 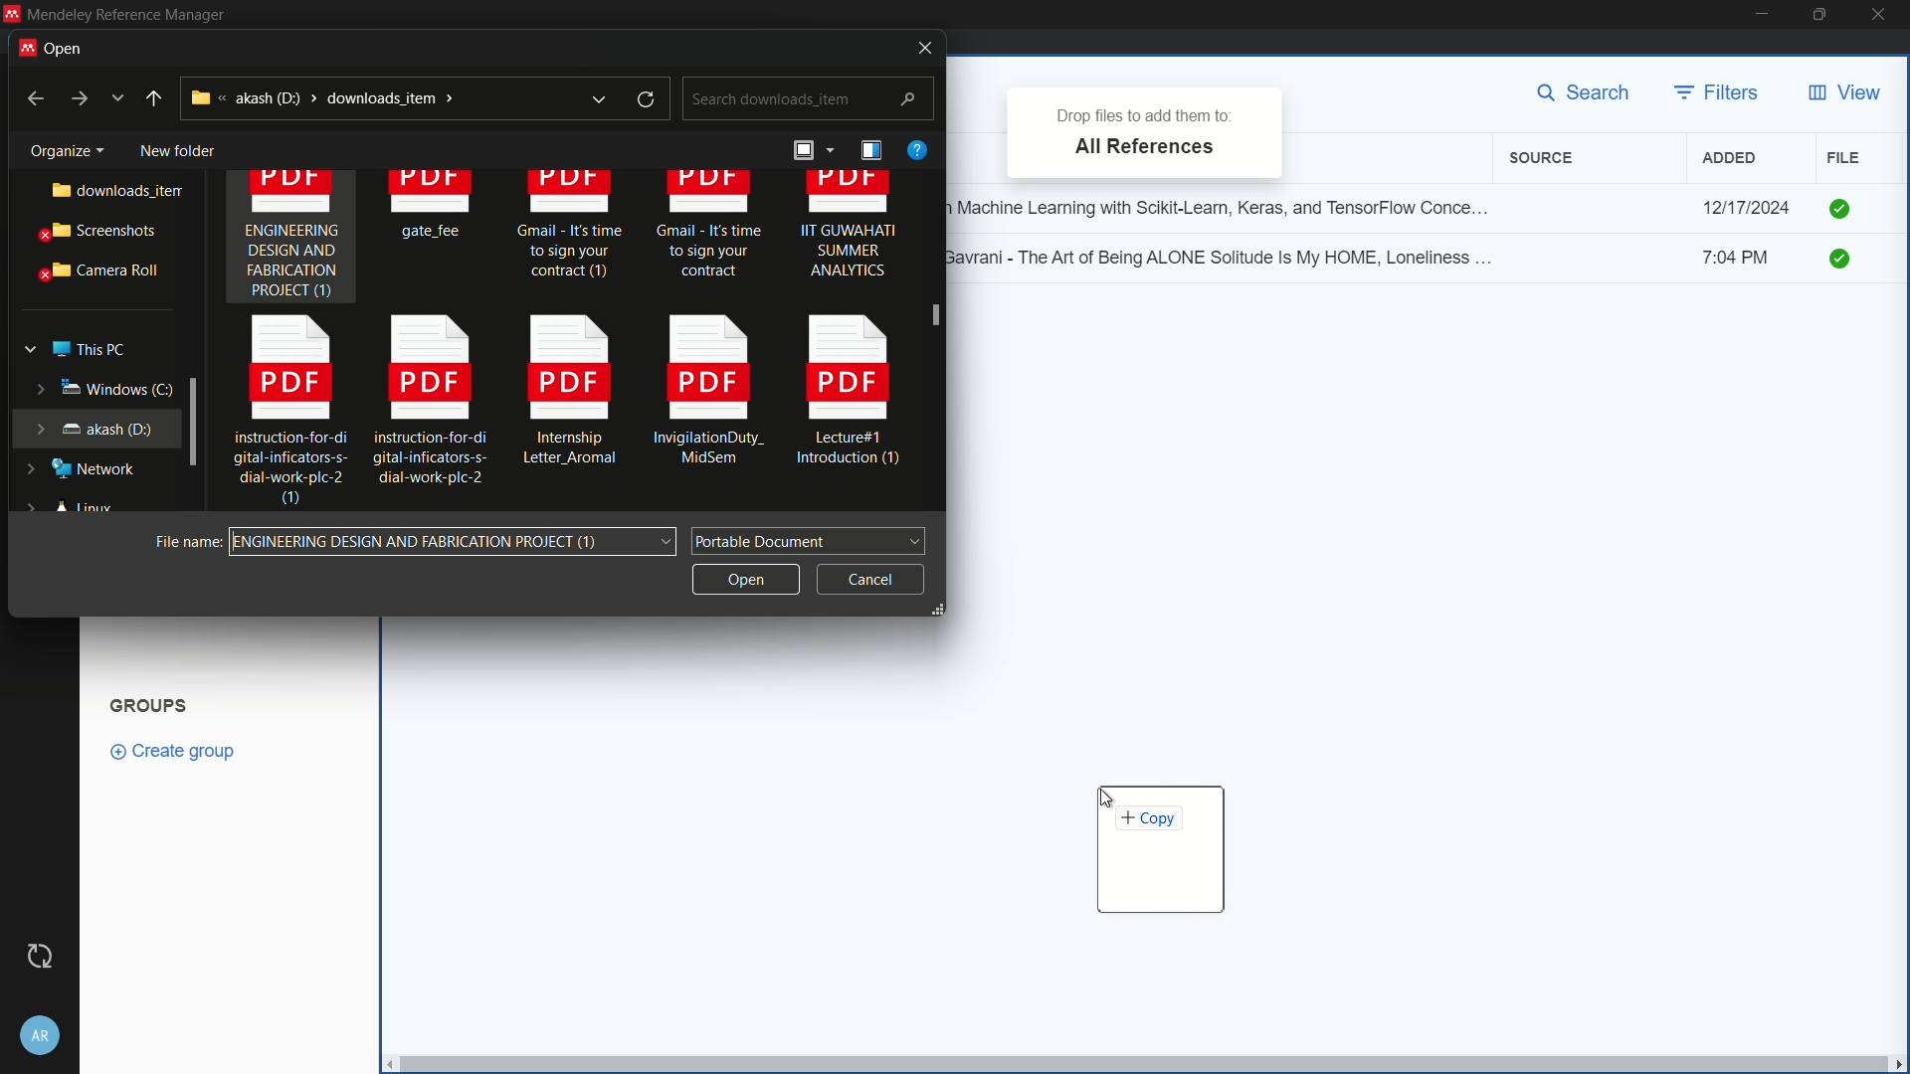 I want to click on cursor, so click(x=1116, y=798).